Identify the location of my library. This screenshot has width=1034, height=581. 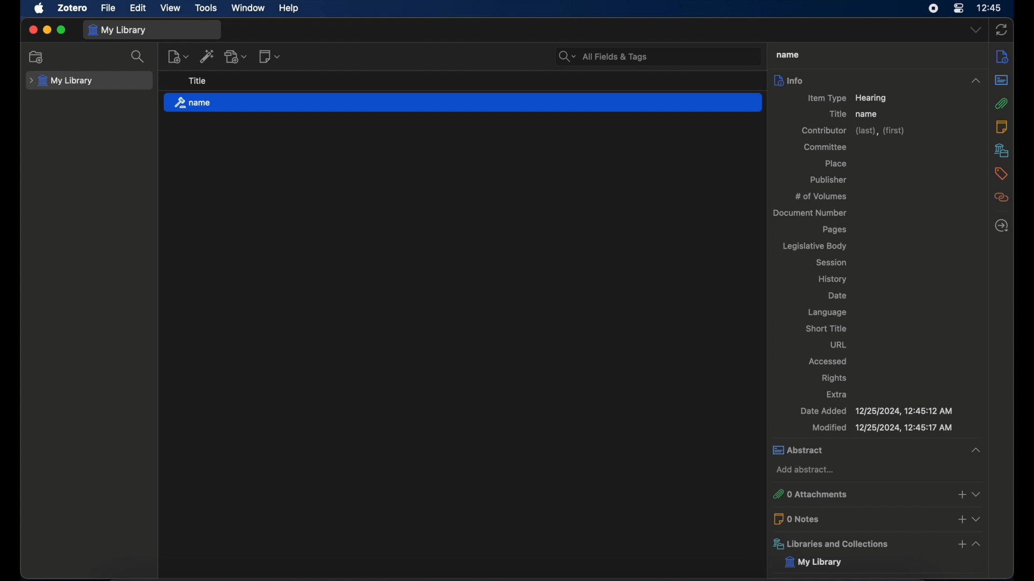
(812, 562).